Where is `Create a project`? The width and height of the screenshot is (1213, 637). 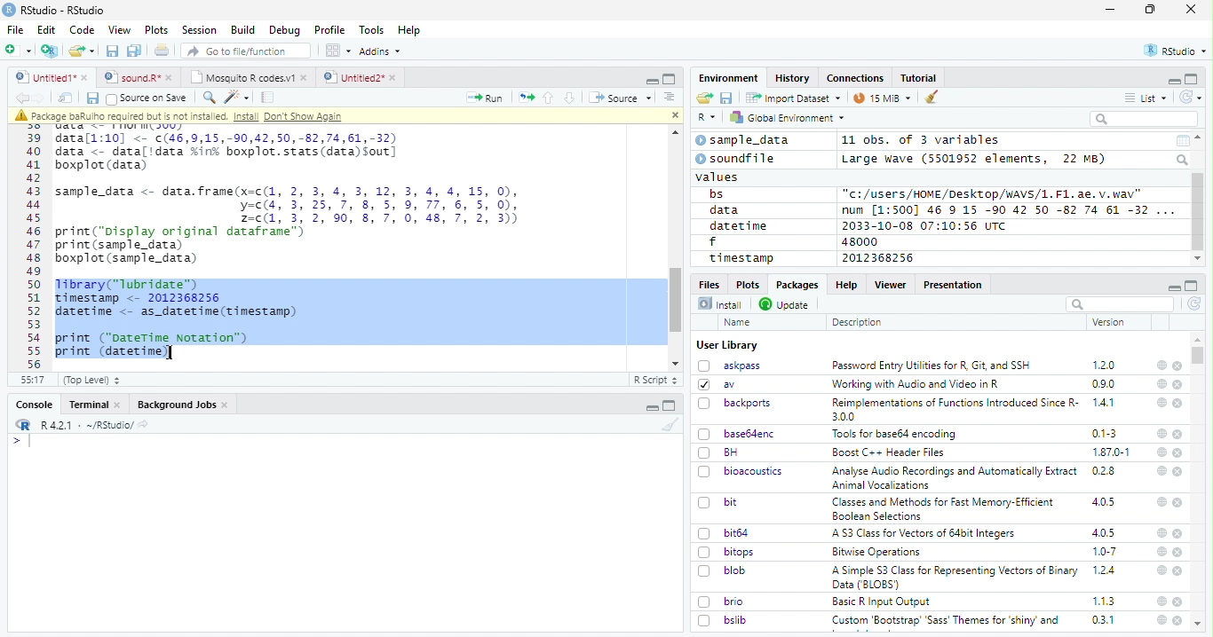 Create a project is located at coordinates (50, 51).